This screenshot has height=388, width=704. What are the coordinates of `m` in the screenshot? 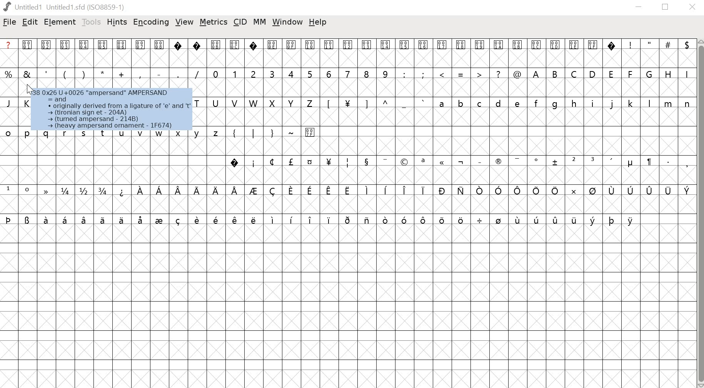 It's located at (669, 103).